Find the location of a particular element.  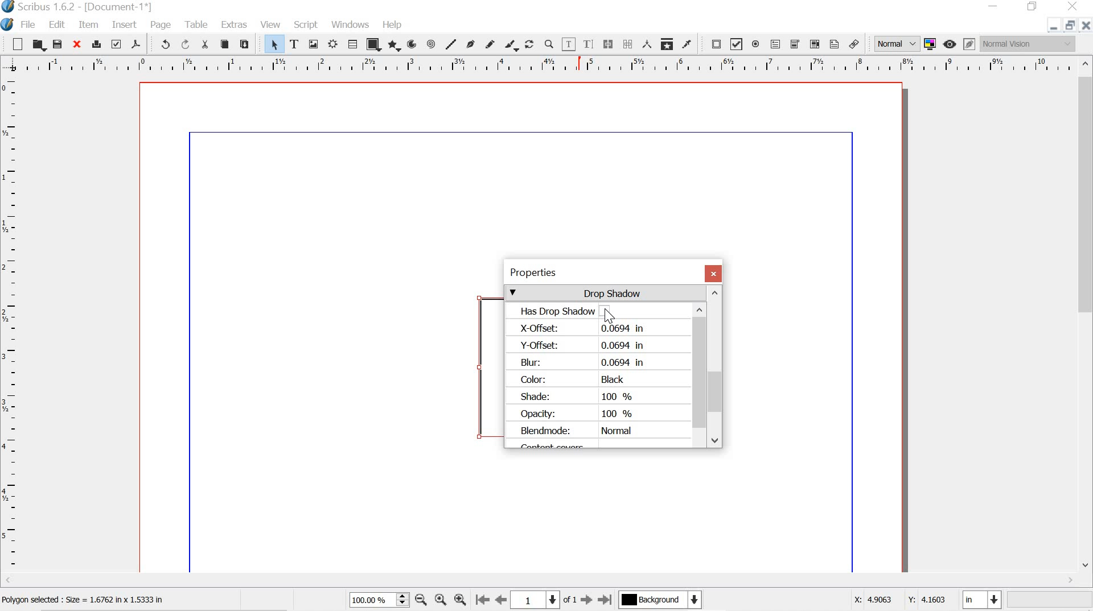

shape is located at coordinates (372, 46).